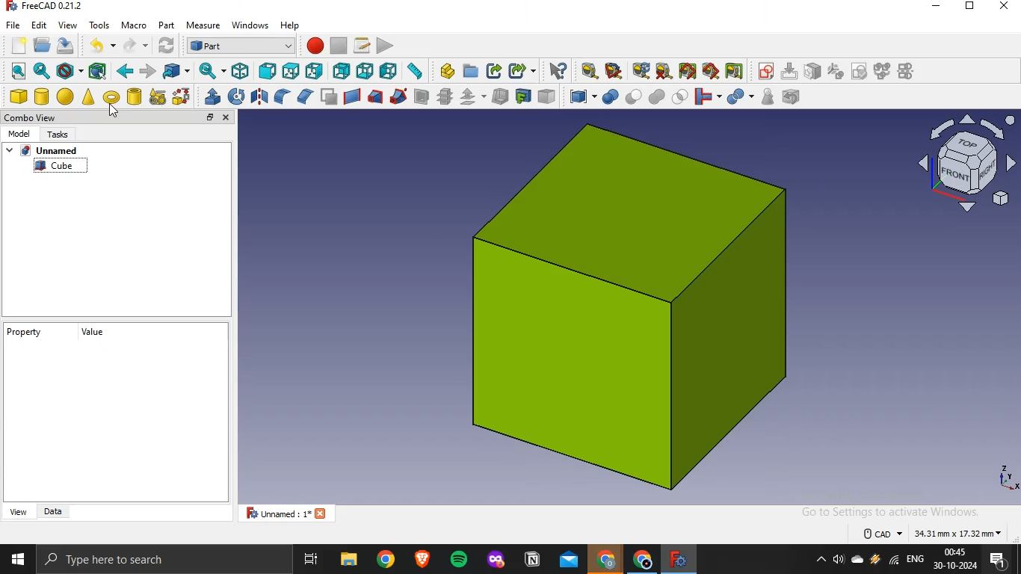 This screenshot has height=574, width=1021. What do you see at coordinates (291, 513) in the screenshot?
I see `unnamed` at bounding box center [291, 513].